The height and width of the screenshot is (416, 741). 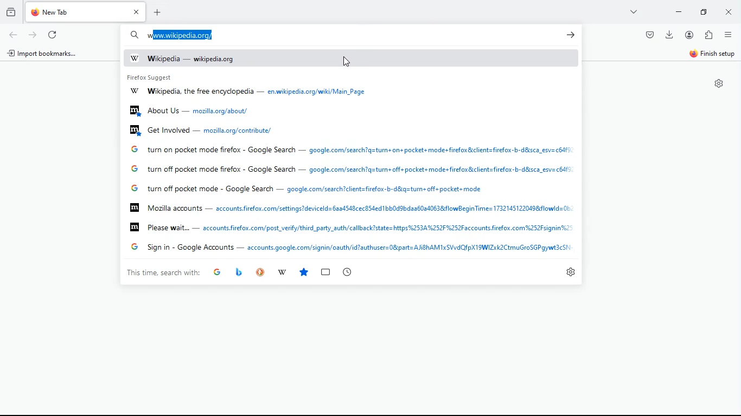 What do you see at coordinates (353, 170) in the screenshot?
I see `firefox suggestions` at bounding box center [353, 170].